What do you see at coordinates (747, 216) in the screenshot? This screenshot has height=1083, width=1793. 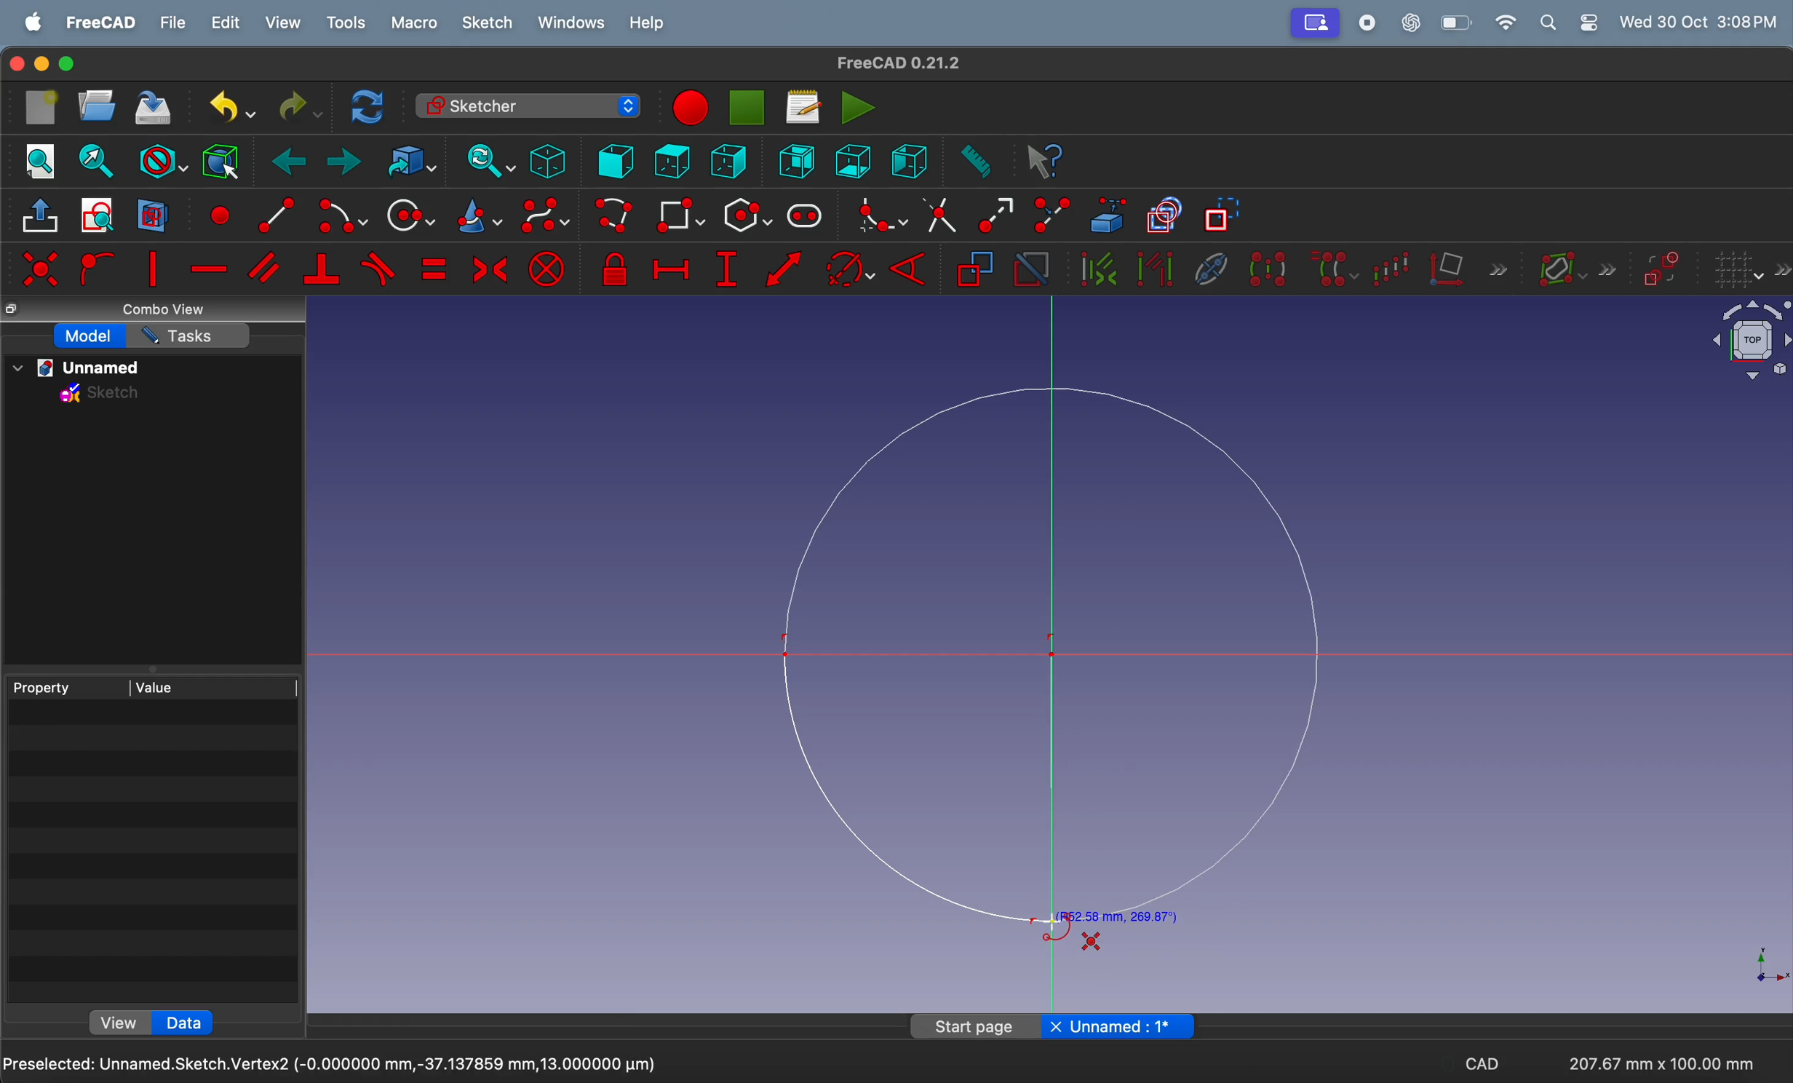 I see `create external polygon` at bounding box center [747, 216].